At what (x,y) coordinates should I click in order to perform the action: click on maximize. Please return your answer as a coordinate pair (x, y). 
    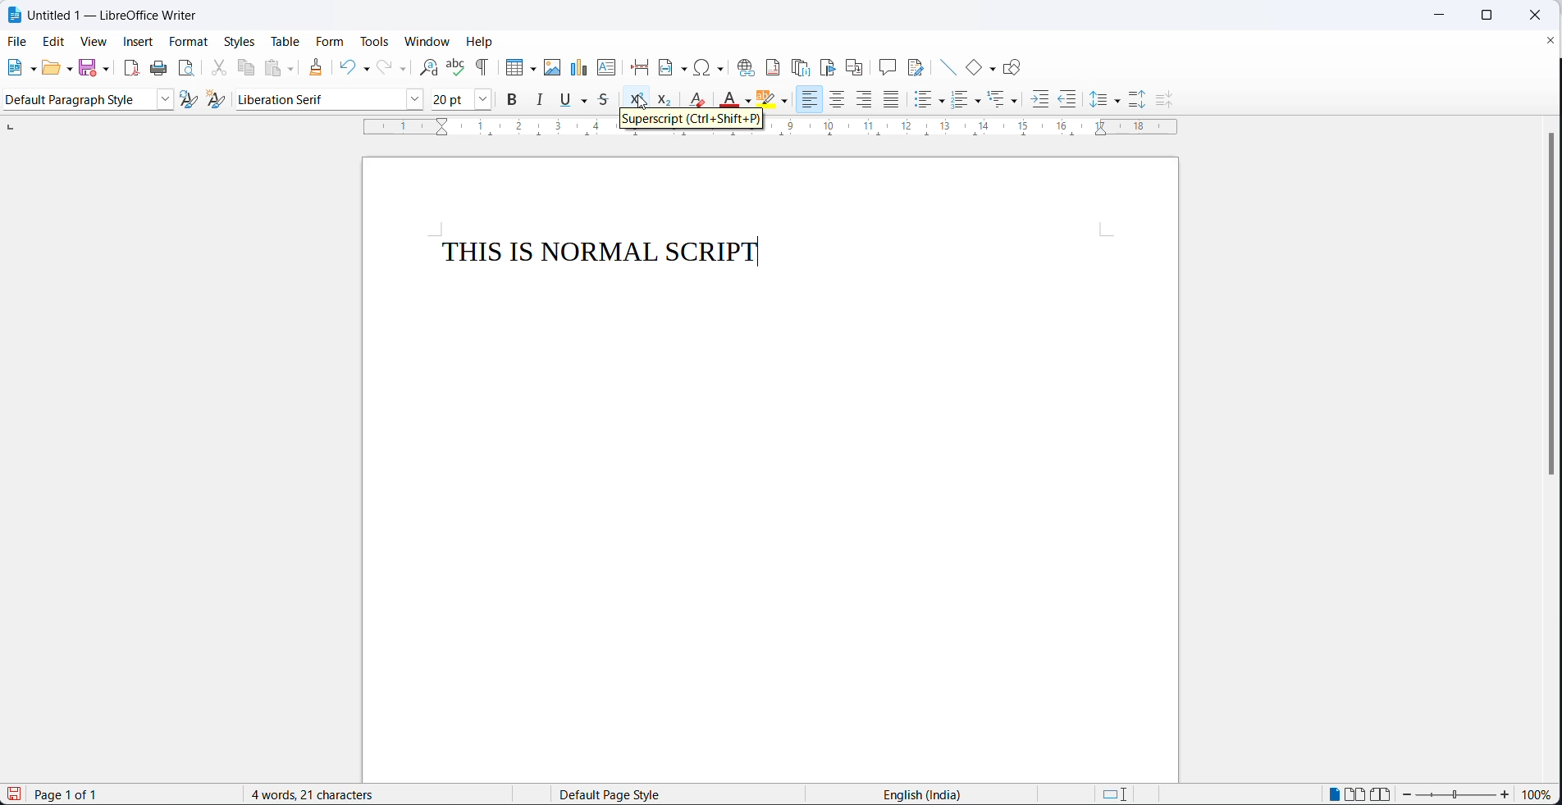
    Looking at the image, I should click on (1483, 16).